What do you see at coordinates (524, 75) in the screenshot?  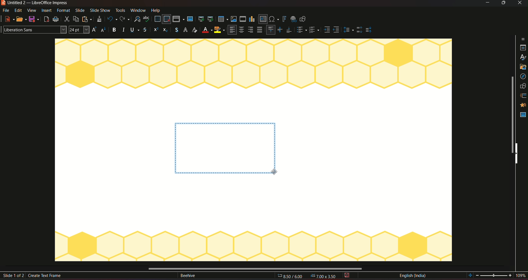 I see `shapes` at bounding box center [524, 75].